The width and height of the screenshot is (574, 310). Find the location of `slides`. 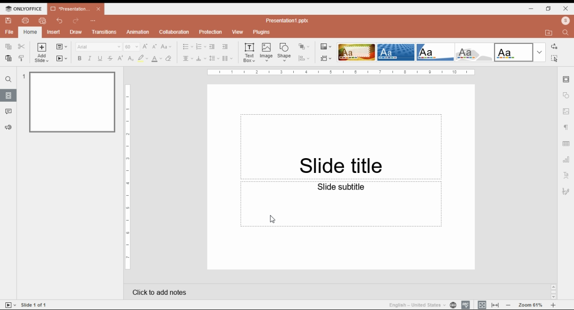

slides is located at coordinates (9, 95).